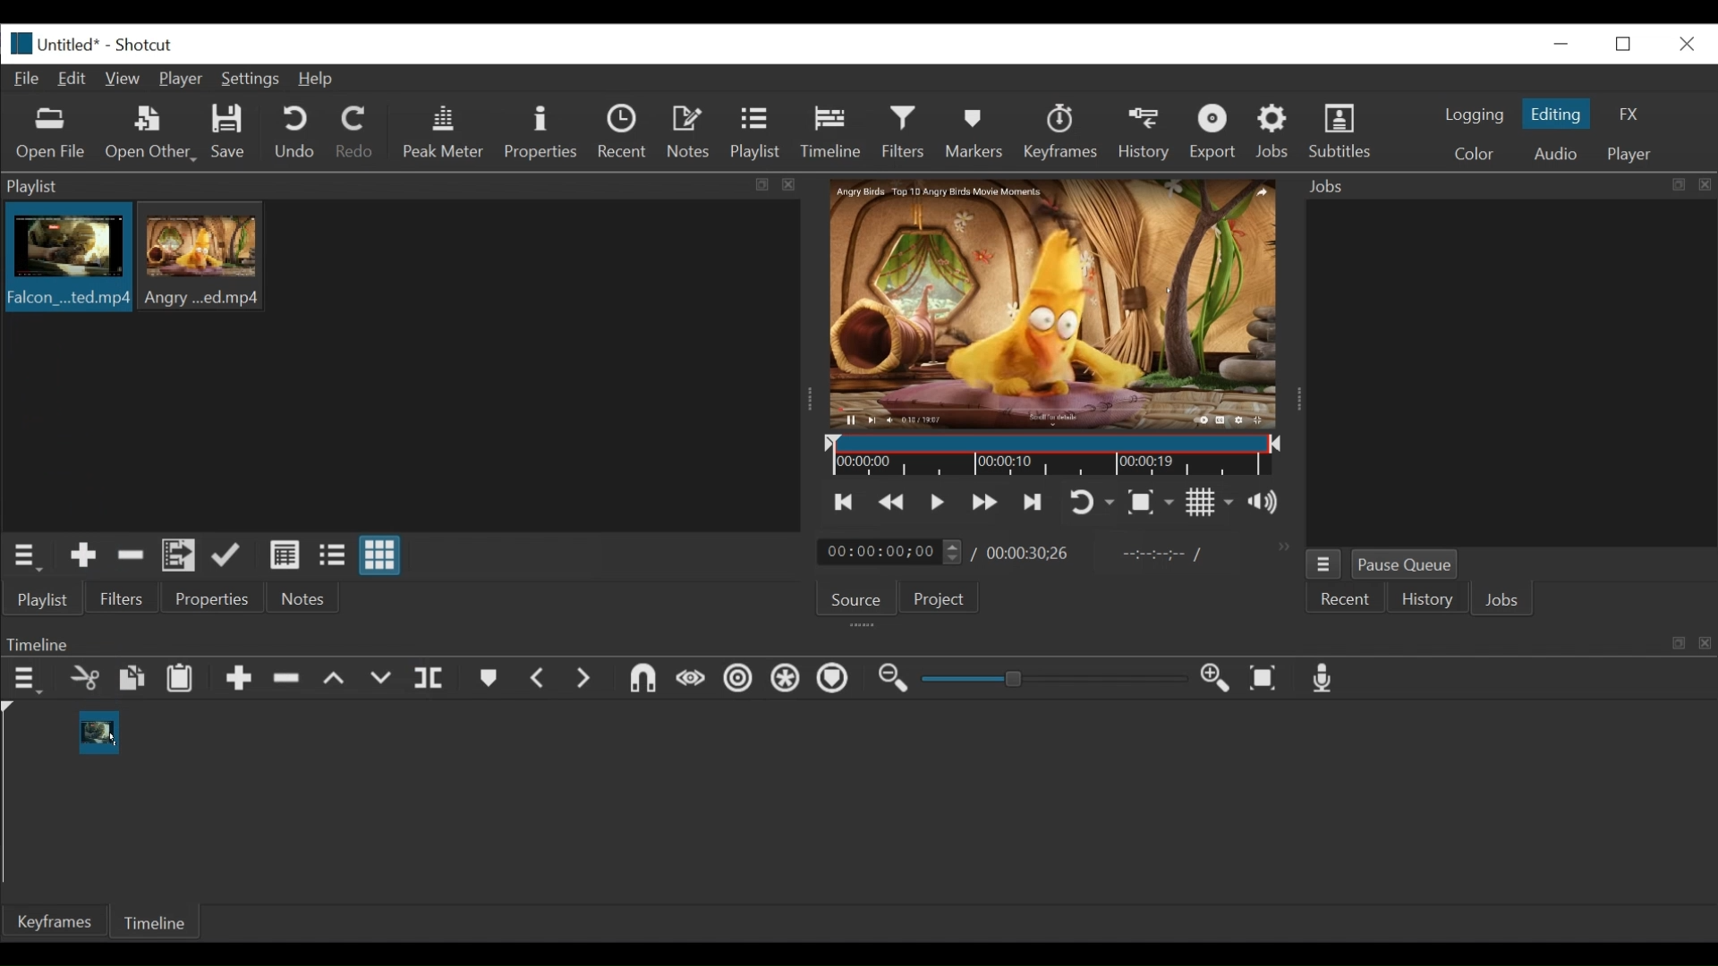 The image size is (1718, 966). Describe the element at coordinates (285, 555) in the screenshot. I see `view as details` at that location.